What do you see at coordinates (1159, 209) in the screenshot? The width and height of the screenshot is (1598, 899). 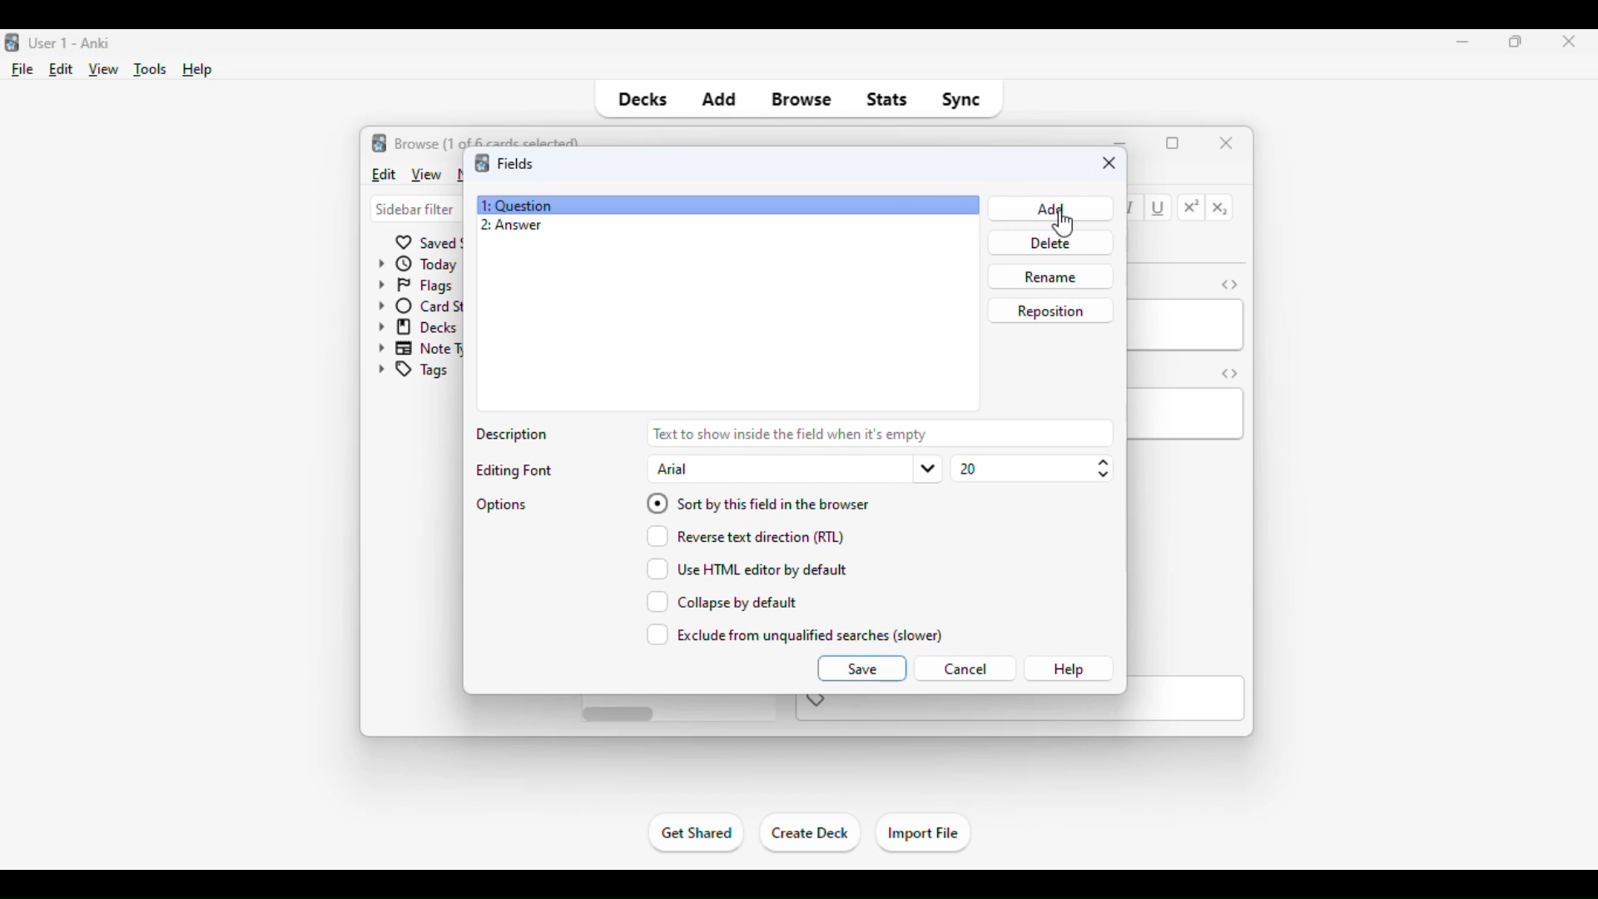 I see `underline` at bounding box center [1159, 209].